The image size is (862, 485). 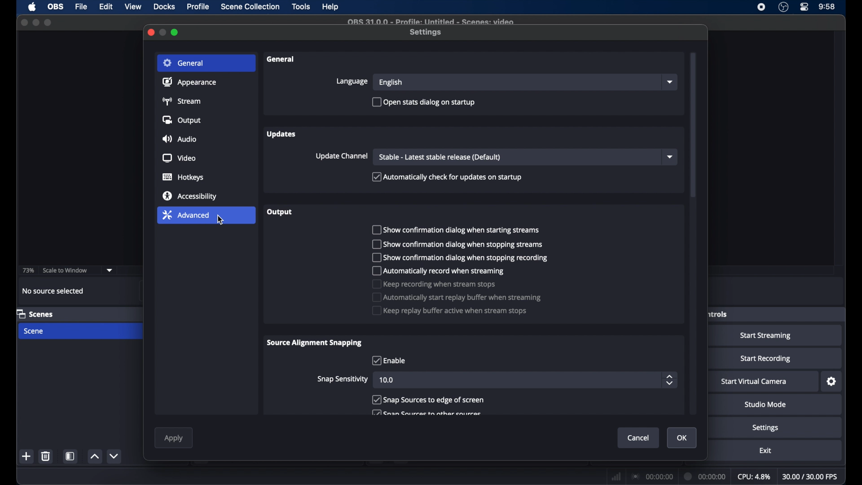 What do you see at coordinates (53, 291) in the screenshot?
I see `no source selected ` at bounding box center [53, 291].